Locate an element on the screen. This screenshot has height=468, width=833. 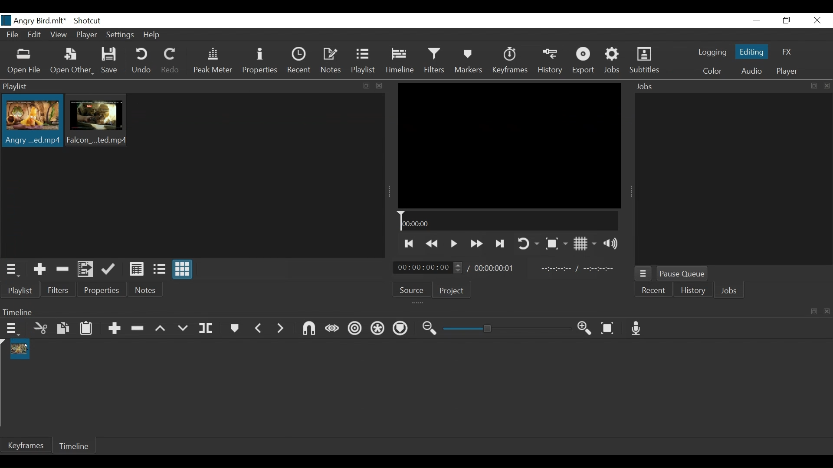
Redo is located at coordinates (170, 62).